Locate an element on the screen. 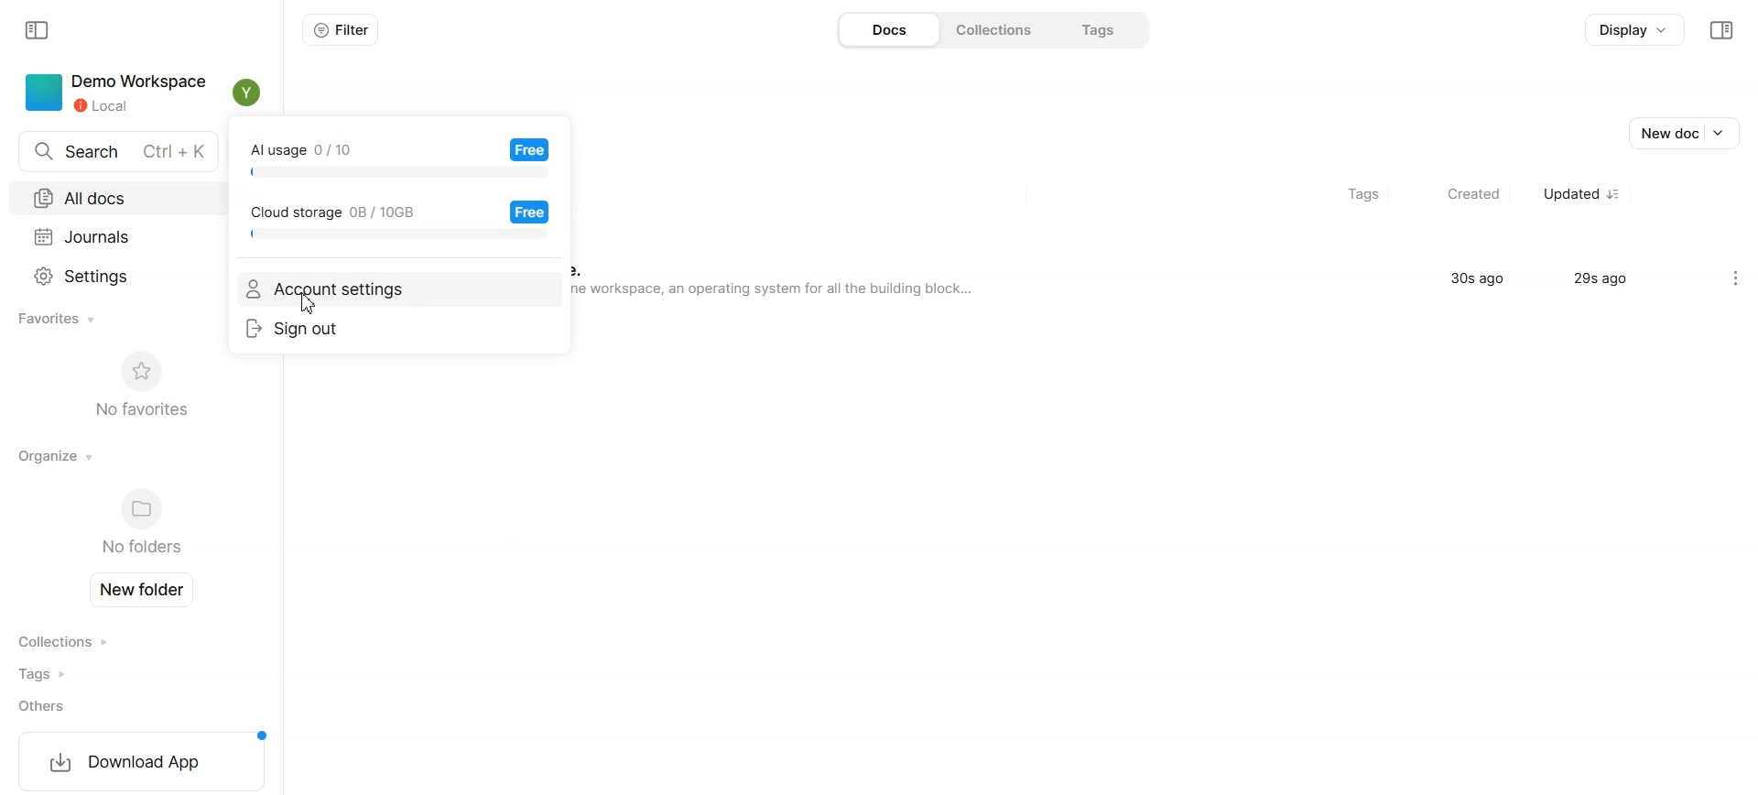 The height and width of the screenshot is (795, 1758). Collapse sidebar is located at coordinates (1720, 30).